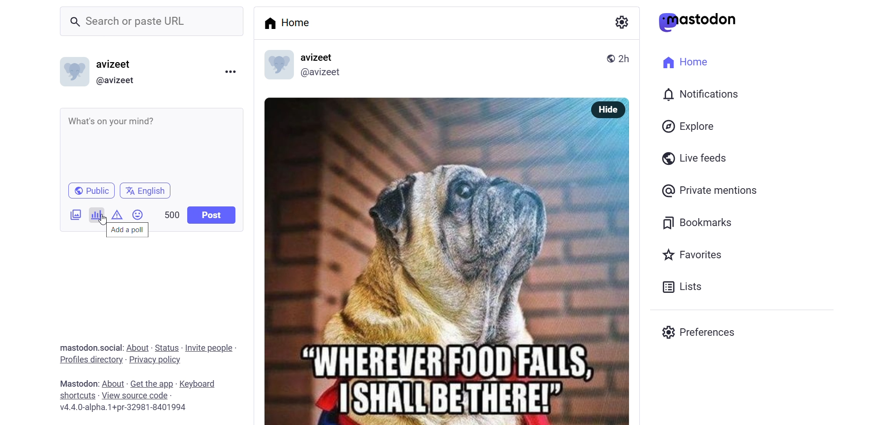  I want to click on 2h, so click(628, 54).